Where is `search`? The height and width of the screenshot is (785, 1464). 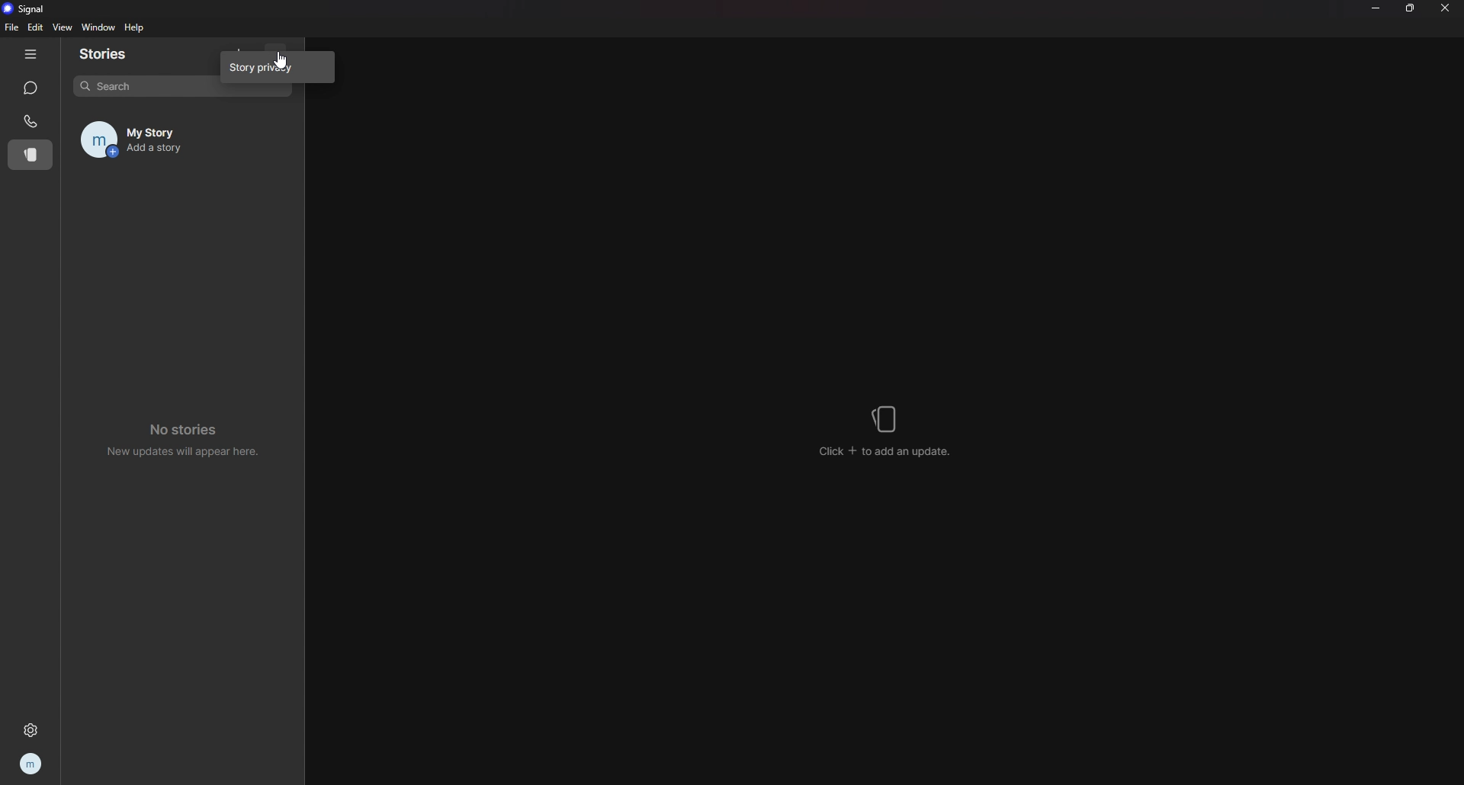 search is located at coordinates (144, 85).